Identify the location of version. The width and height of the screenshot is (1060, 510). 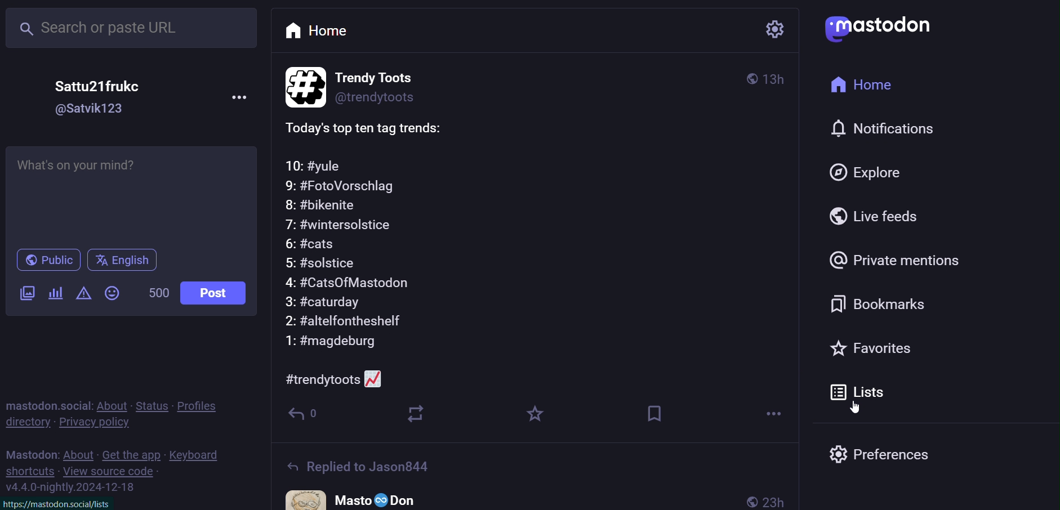
(74, 486).